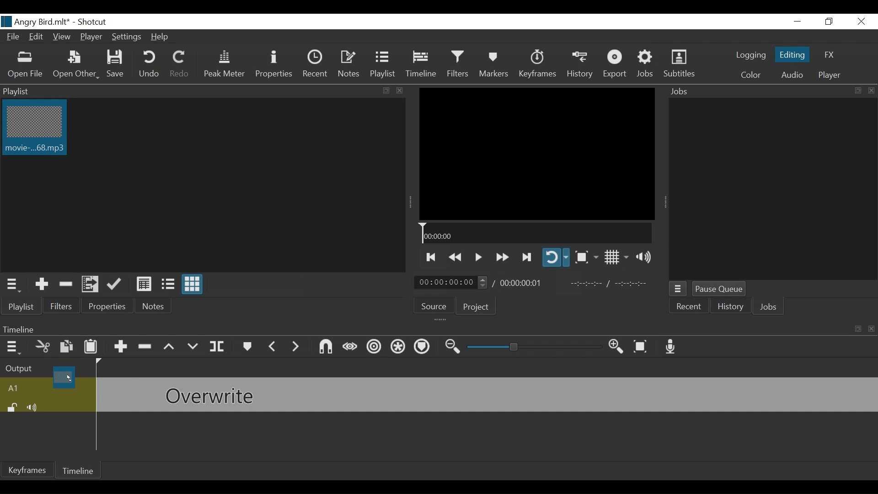 The height and width of the screenshot is (494, 878). What do you see at coordinates (458, 64) in the screenshot?
I see `Filters` at bounding box center [458, 64].